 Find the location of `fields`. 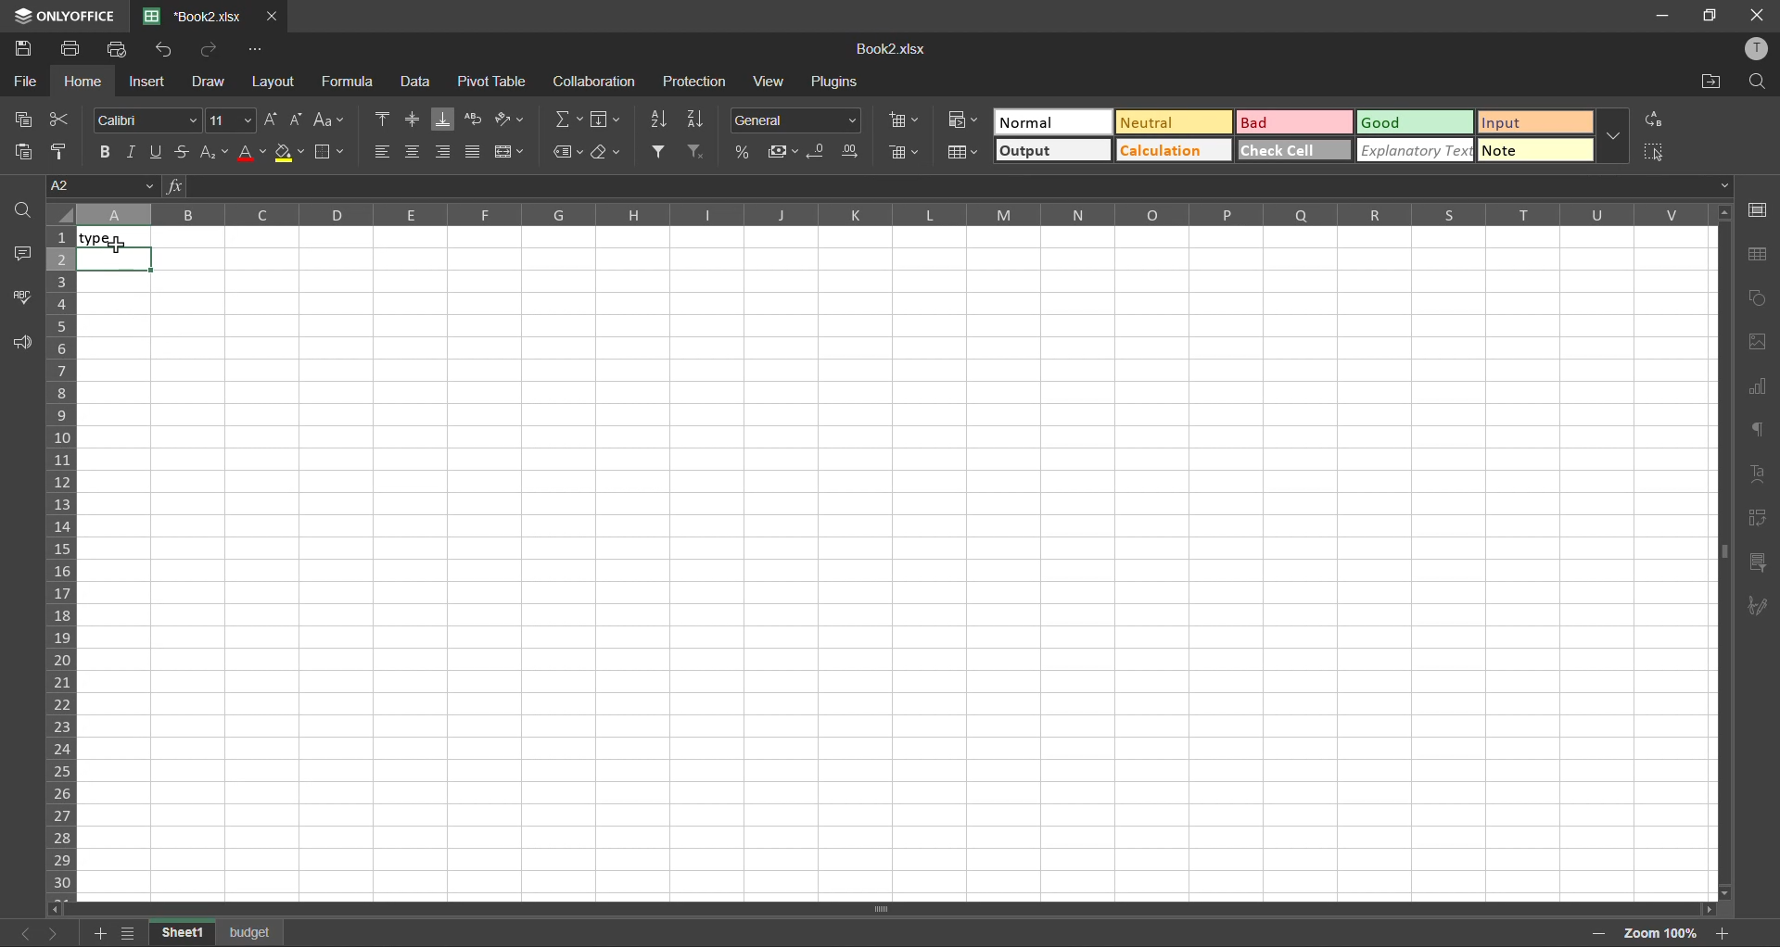

fields is located at coordinates (606, 120).